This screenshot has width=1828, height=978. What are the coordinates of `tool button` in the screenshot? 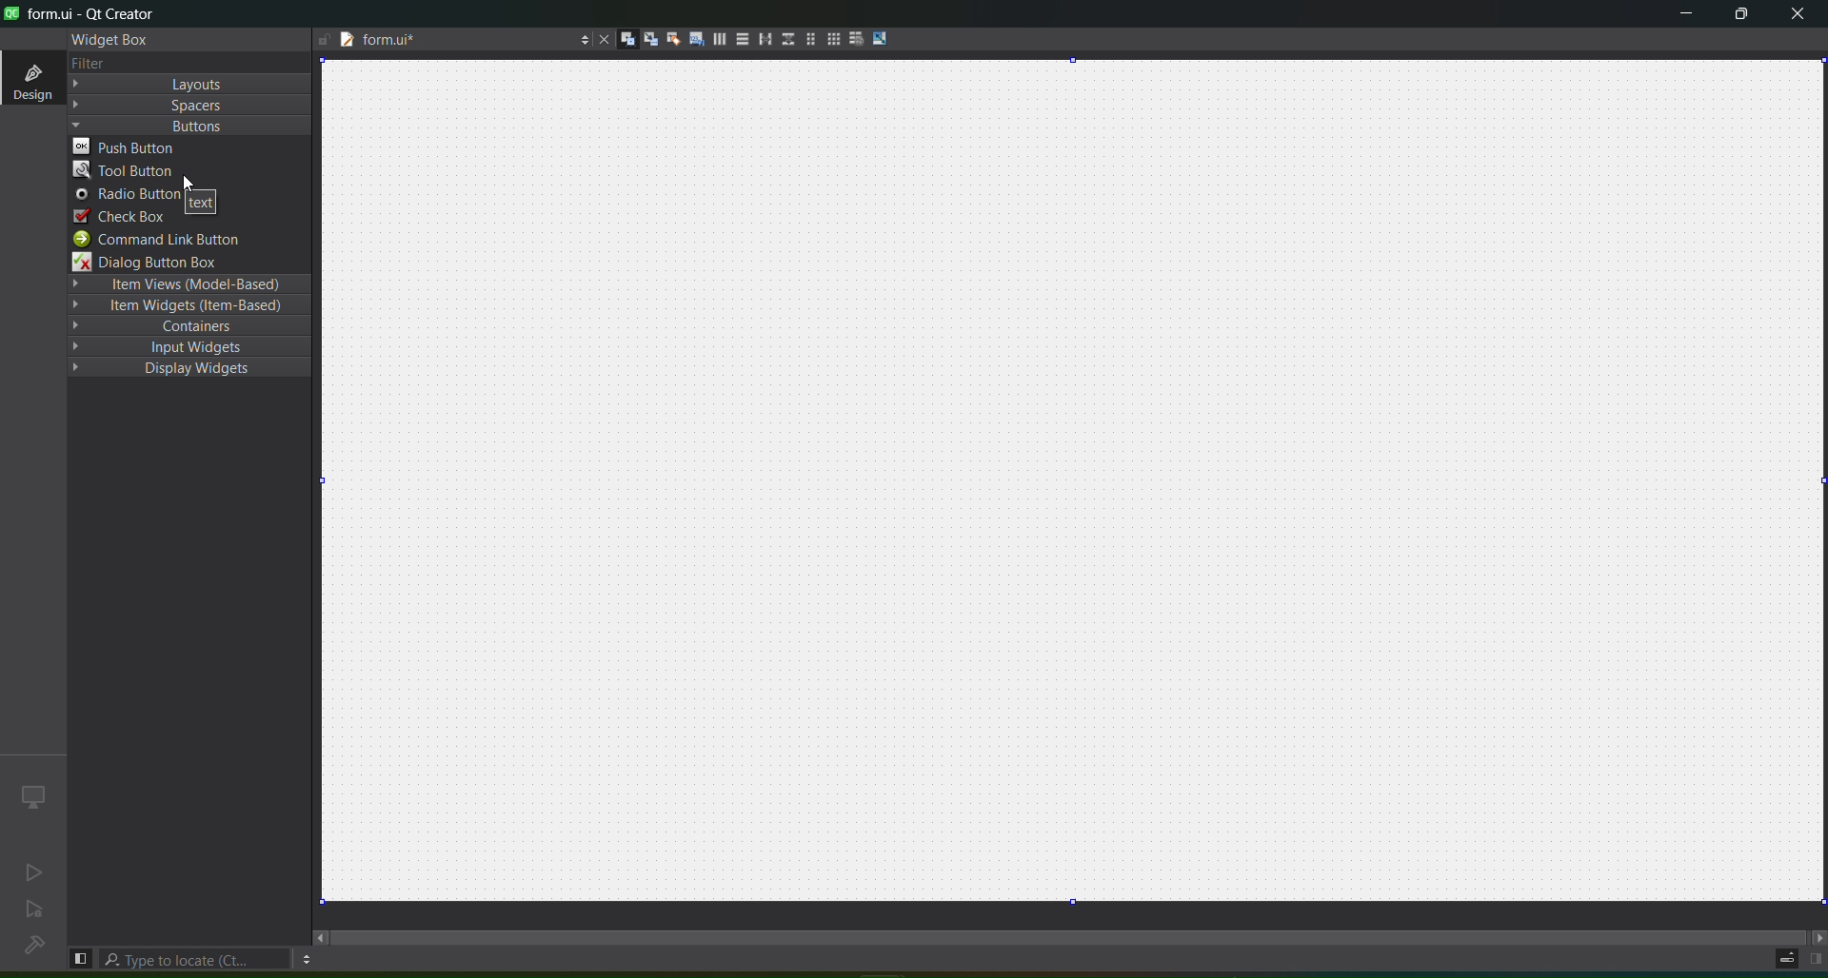 It's located at (189, 172).